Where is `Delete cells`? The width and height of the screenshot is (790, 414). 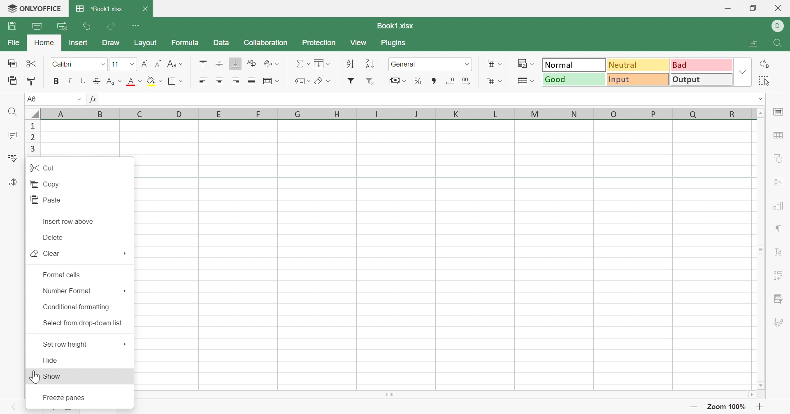 Delete cells is located at coordinates (495, 82).